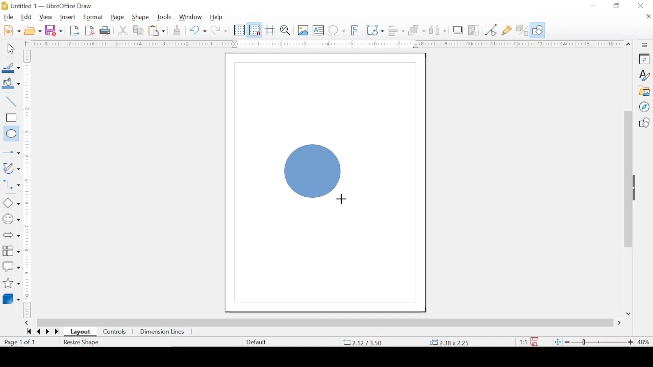  Describe the element at coordinates (49, 6) in the screenshot. I see `untitled 1 - libreoffice draw` at that location.